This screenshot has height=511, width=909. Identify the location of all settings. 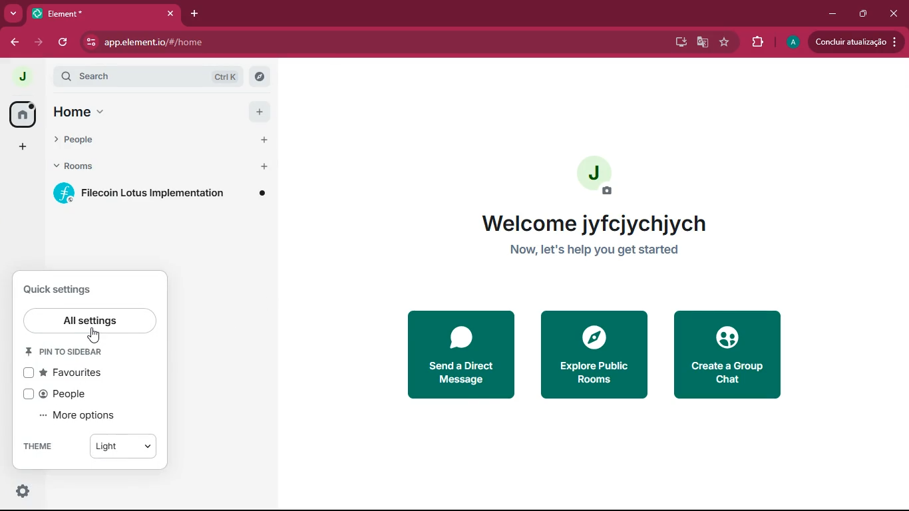
(90, 321).